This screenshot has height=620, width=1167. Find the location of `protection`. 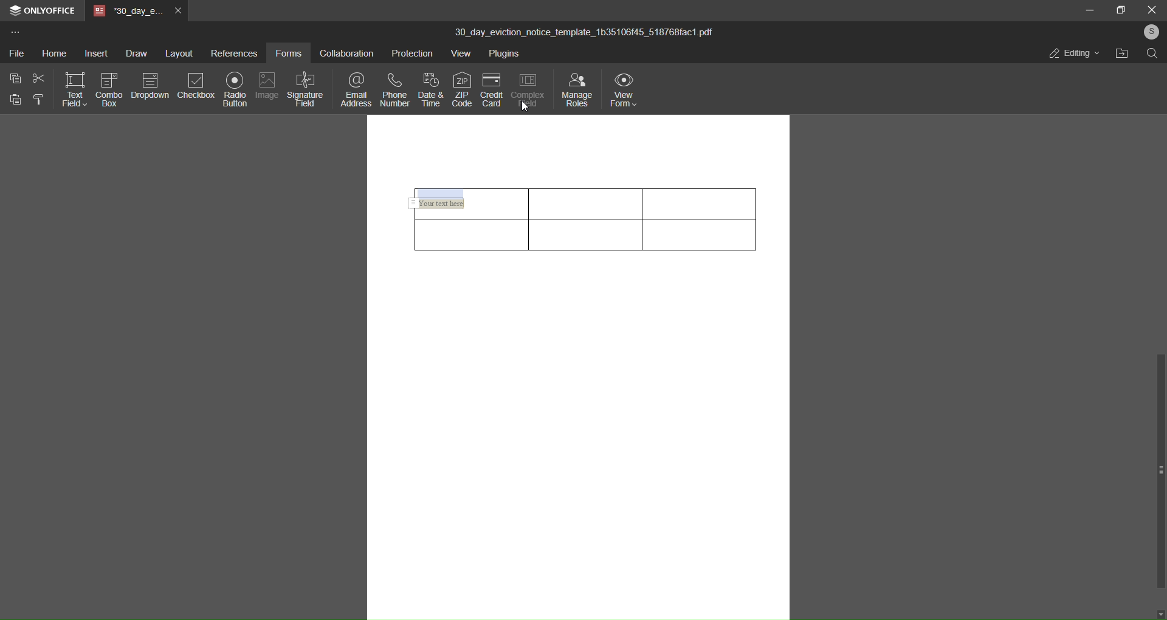

protection is located at coordinates (411, 55).